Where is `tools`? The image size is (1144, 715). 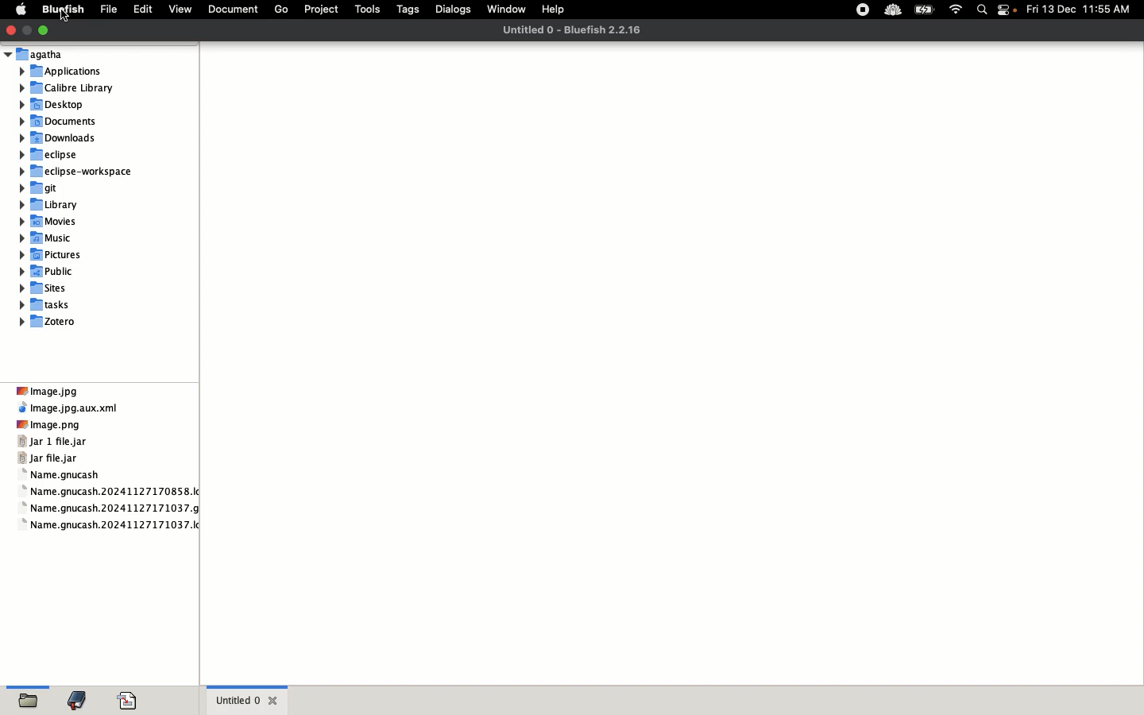 tools is located at coordinates (365, 11).